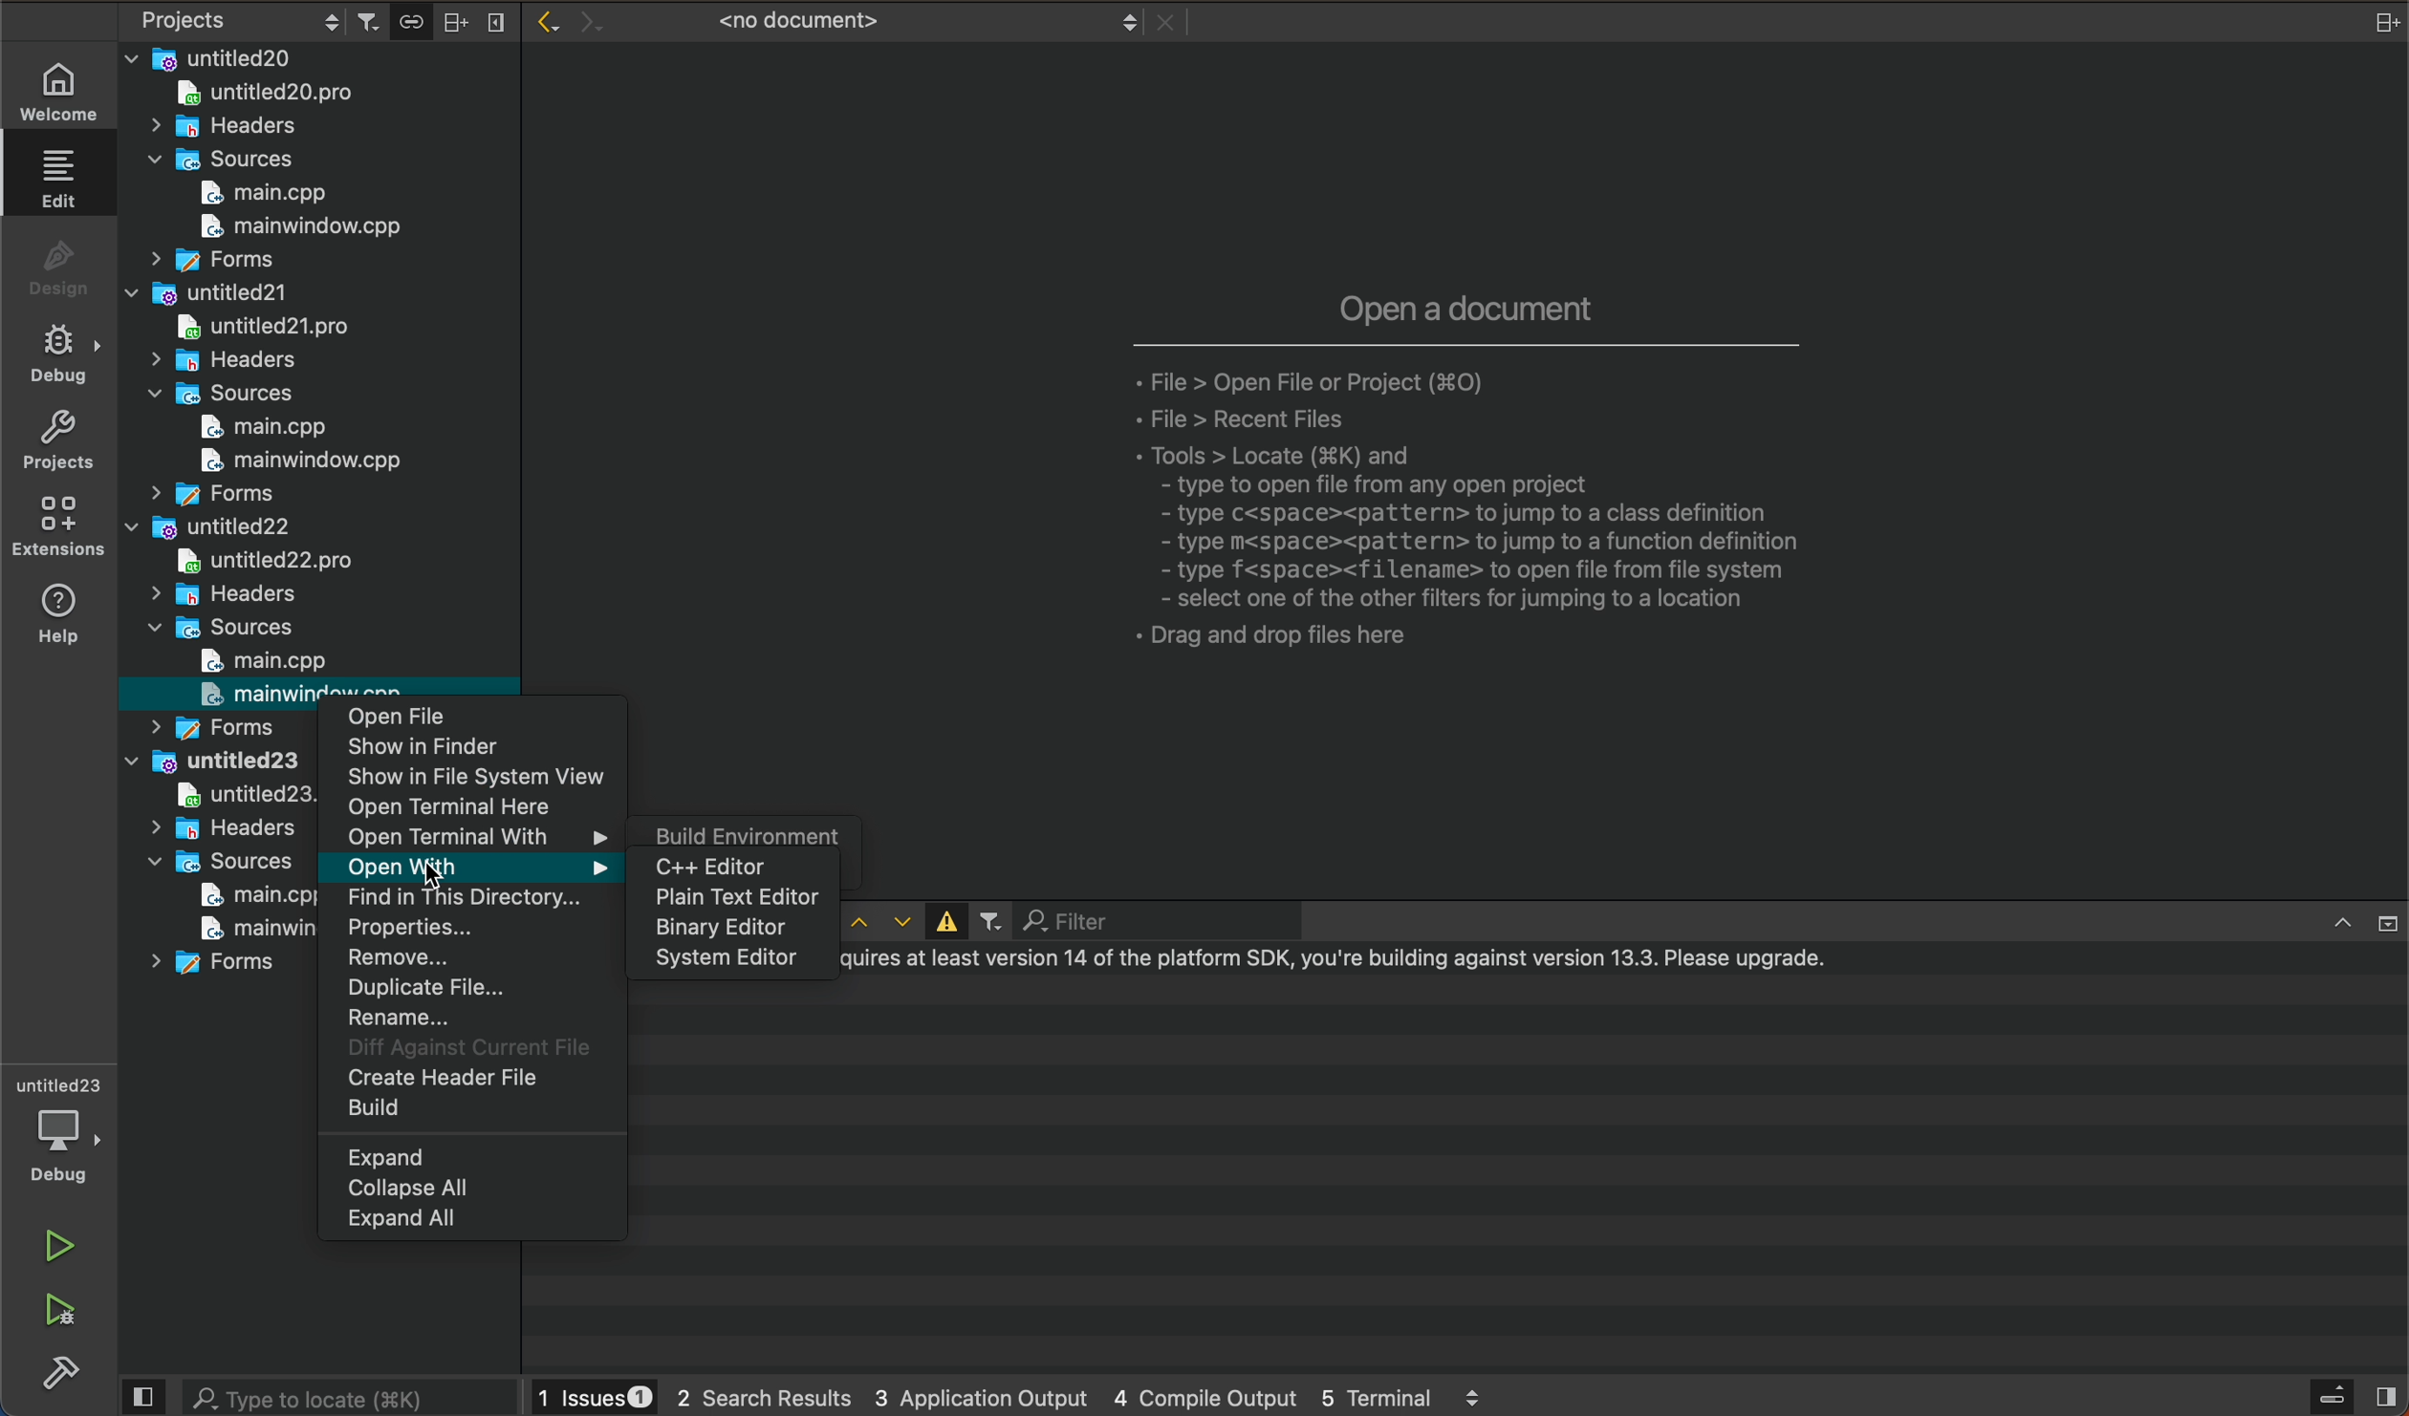 The height and width of the screenshot is (1416, 2409). Describe the element at coordinates (57, 444) in the screenshot. I see `projects` at that location.